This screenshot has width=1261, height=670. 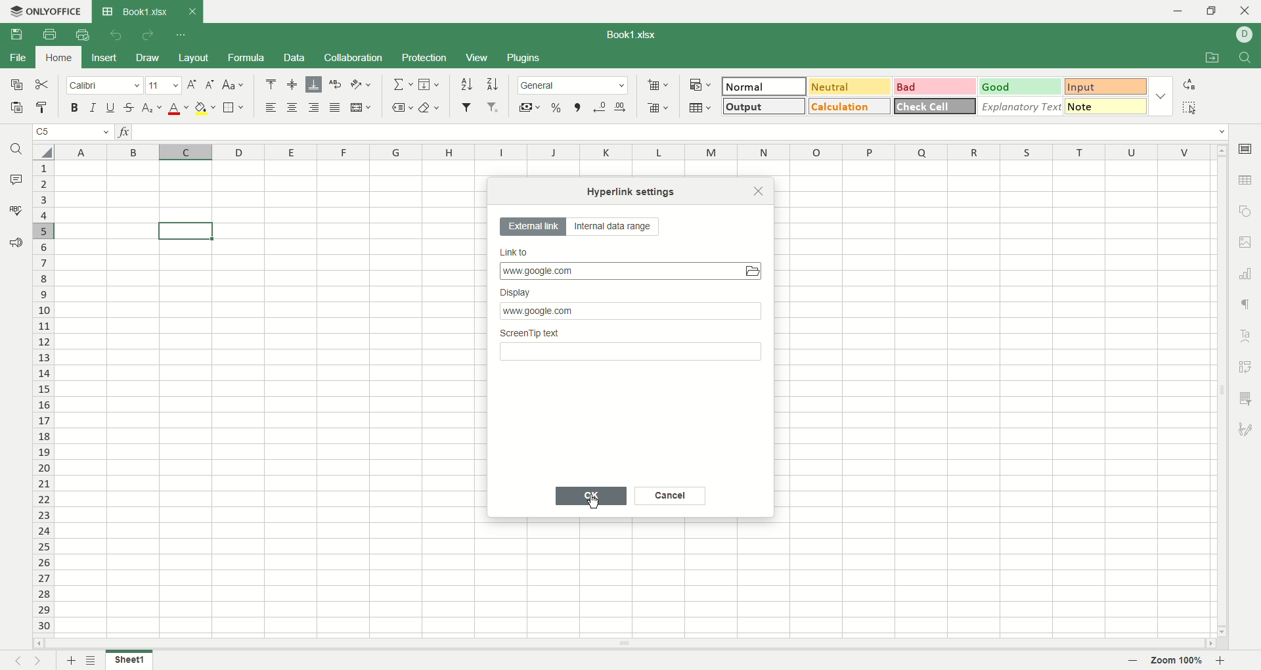 I want to click on data, so click(x=294, y=58).